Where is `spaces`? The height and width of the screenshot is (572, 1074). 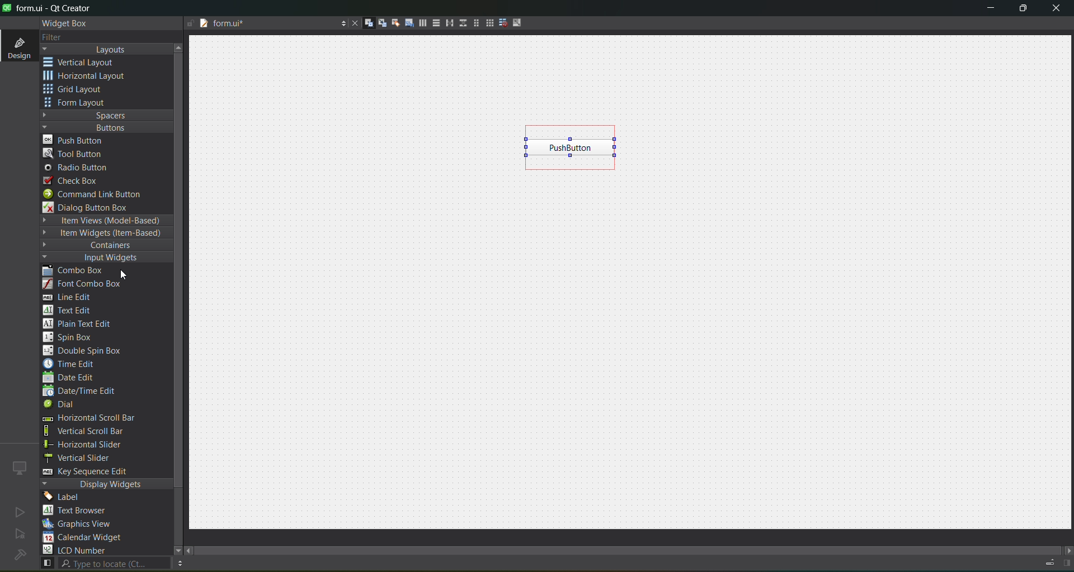
spaces is located at coordinates (107, 115).